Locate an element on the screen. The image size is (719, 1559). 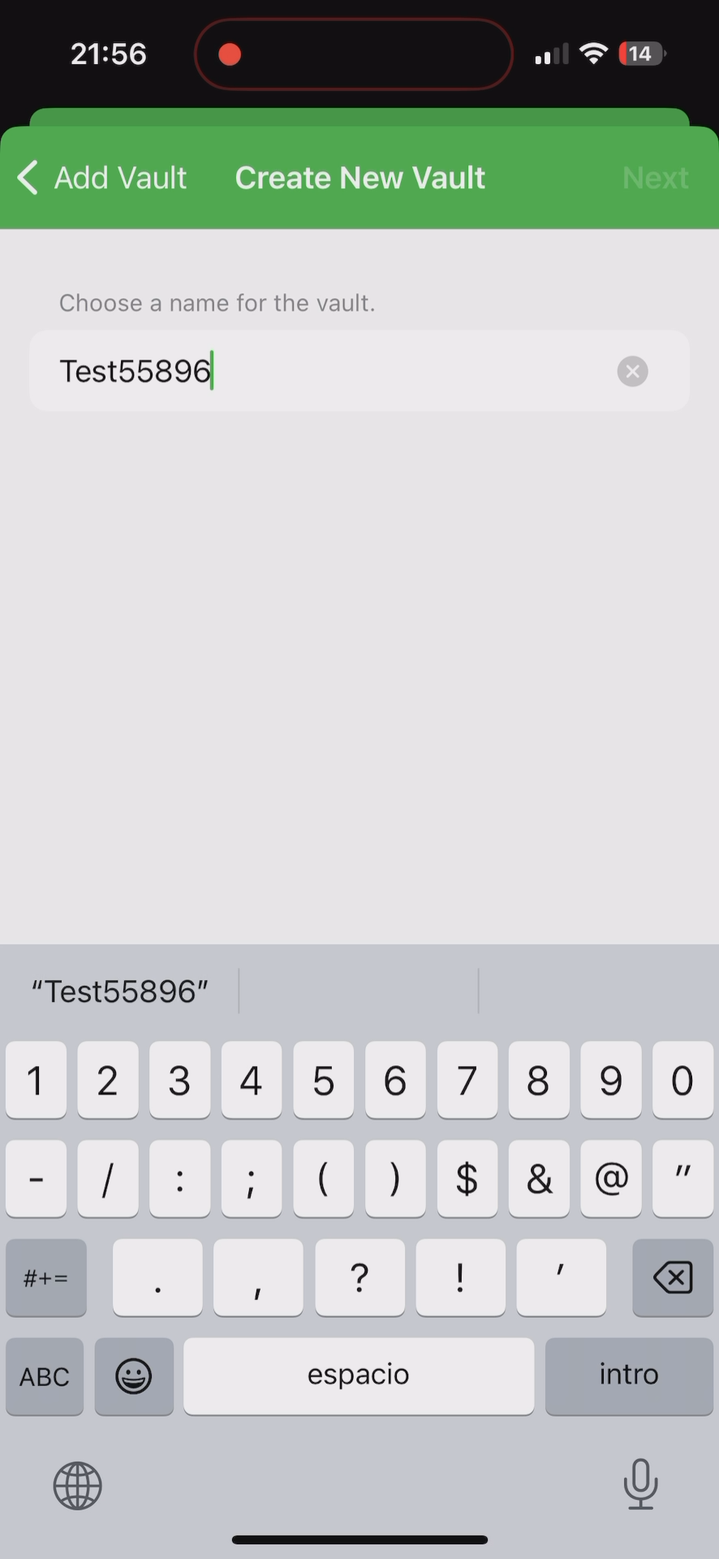
21:56 is located at coordinates (106, 57).